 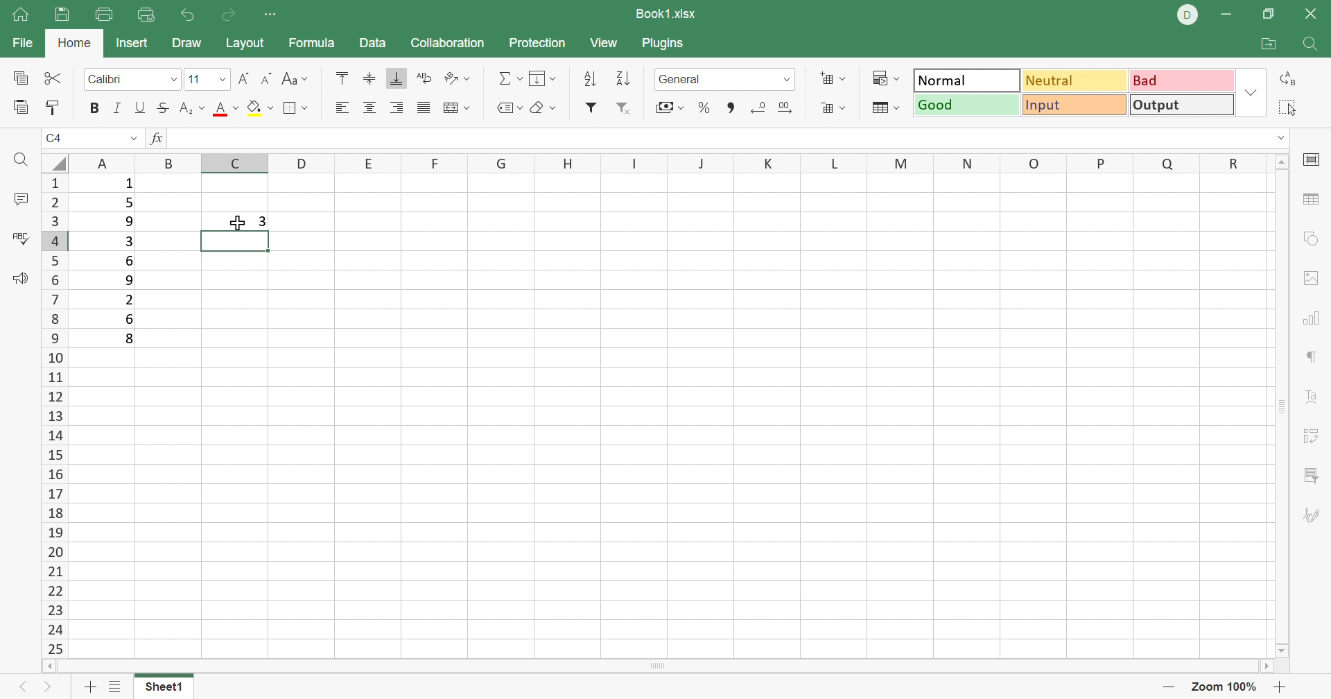 I want to click on Drop down, so click(x=1281, y=139).